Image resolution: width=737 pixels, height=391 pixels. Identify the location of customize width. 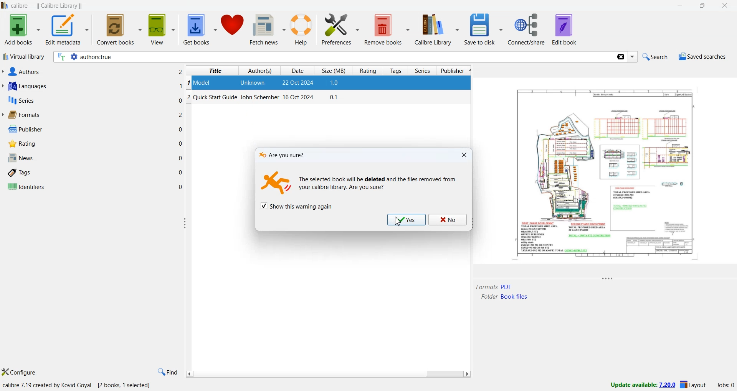
(471, 223).